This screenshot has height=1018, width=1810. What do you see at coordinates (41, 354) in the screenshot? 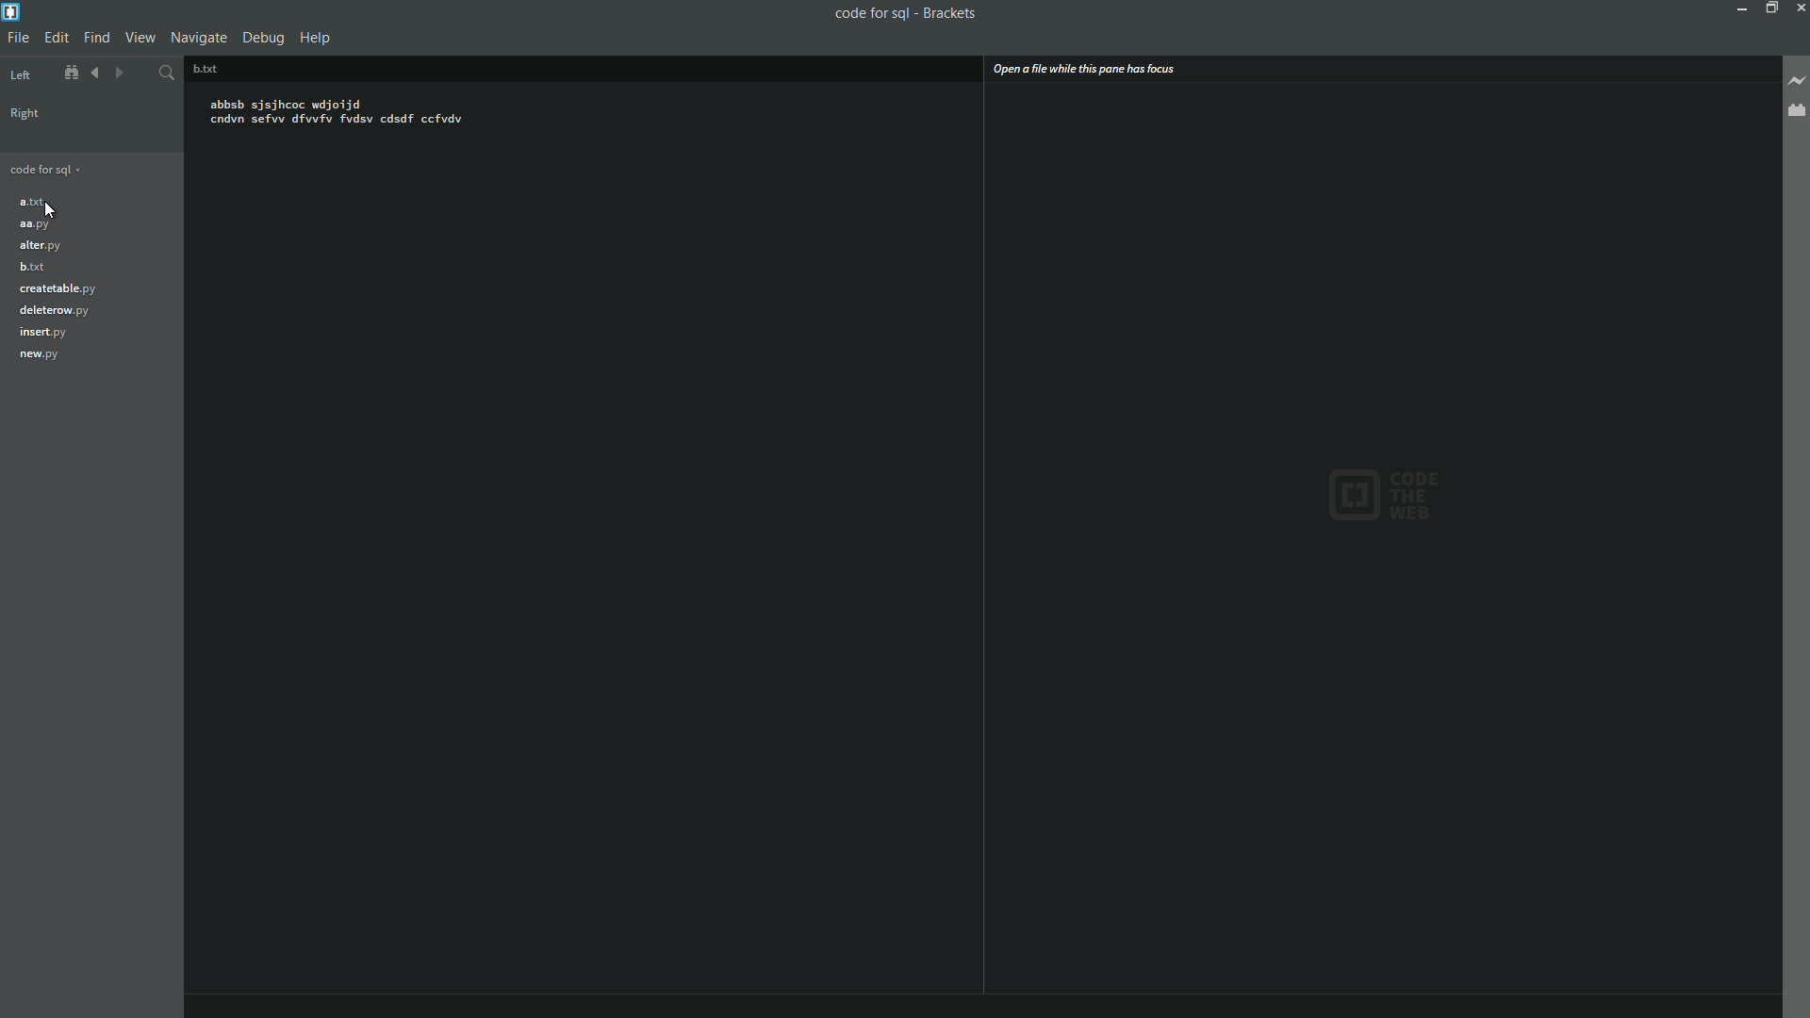
I see `new.py` at bounding box center [41, 354].